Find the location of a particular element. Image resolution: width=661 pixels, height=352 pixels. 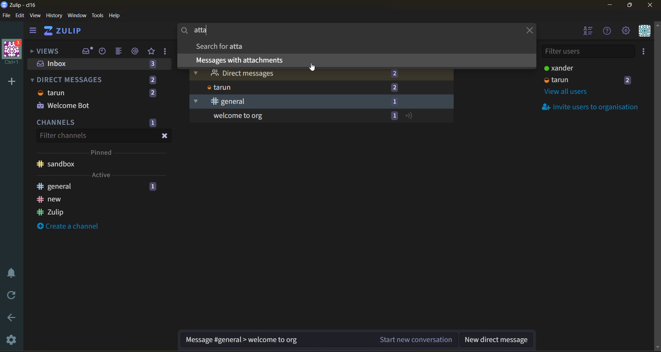

# Zulip is located at coordinates (50, 212).